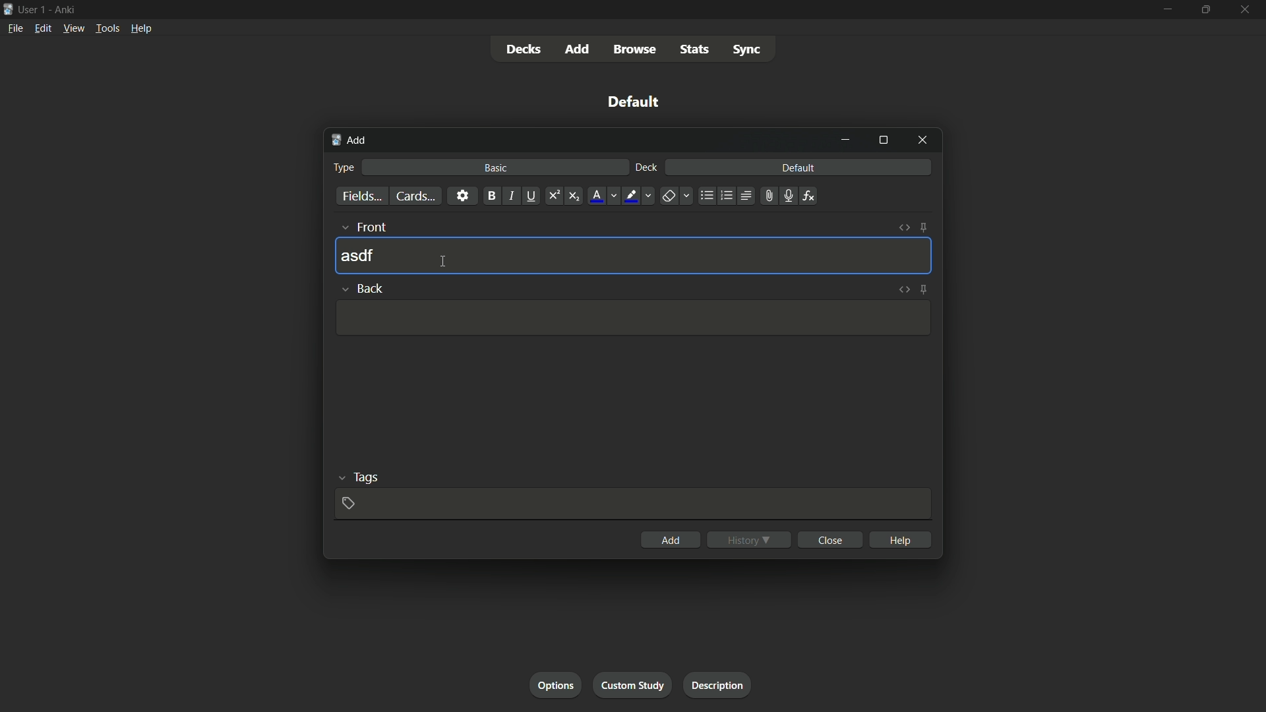 The width and height of the screenshot is (1266, 712). What do you see at coordinates (63, 9) in the screenshot?
I see `Ankri` at bounding box center [63, 9].